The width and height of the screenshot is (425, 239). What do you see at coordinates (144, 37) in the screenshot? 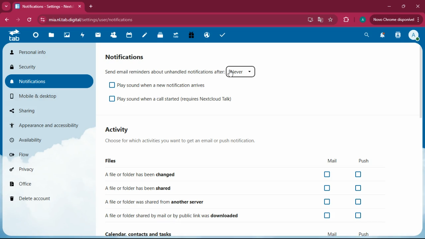
I see `notes` at bounding box center [144, 37].